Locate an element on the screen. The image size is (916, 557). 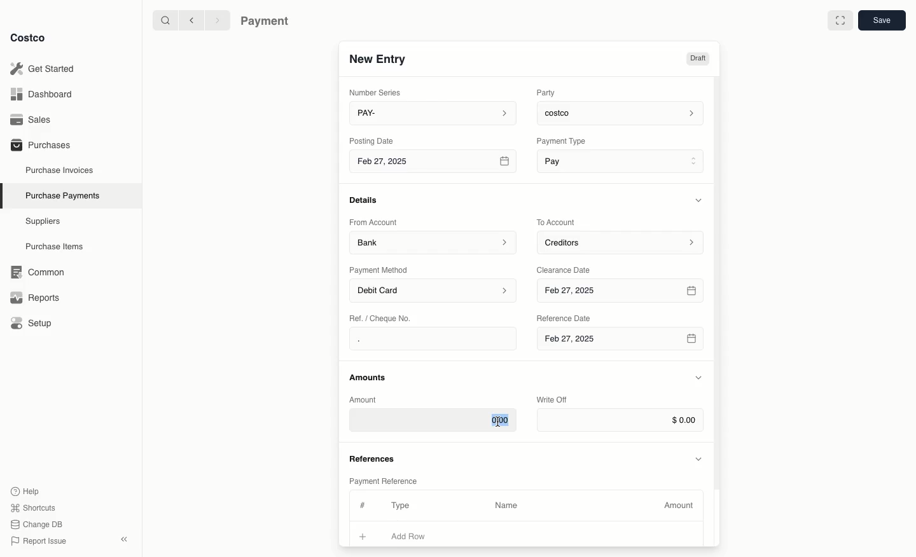
Purchase Invoices is located at coordinates (60, 170).